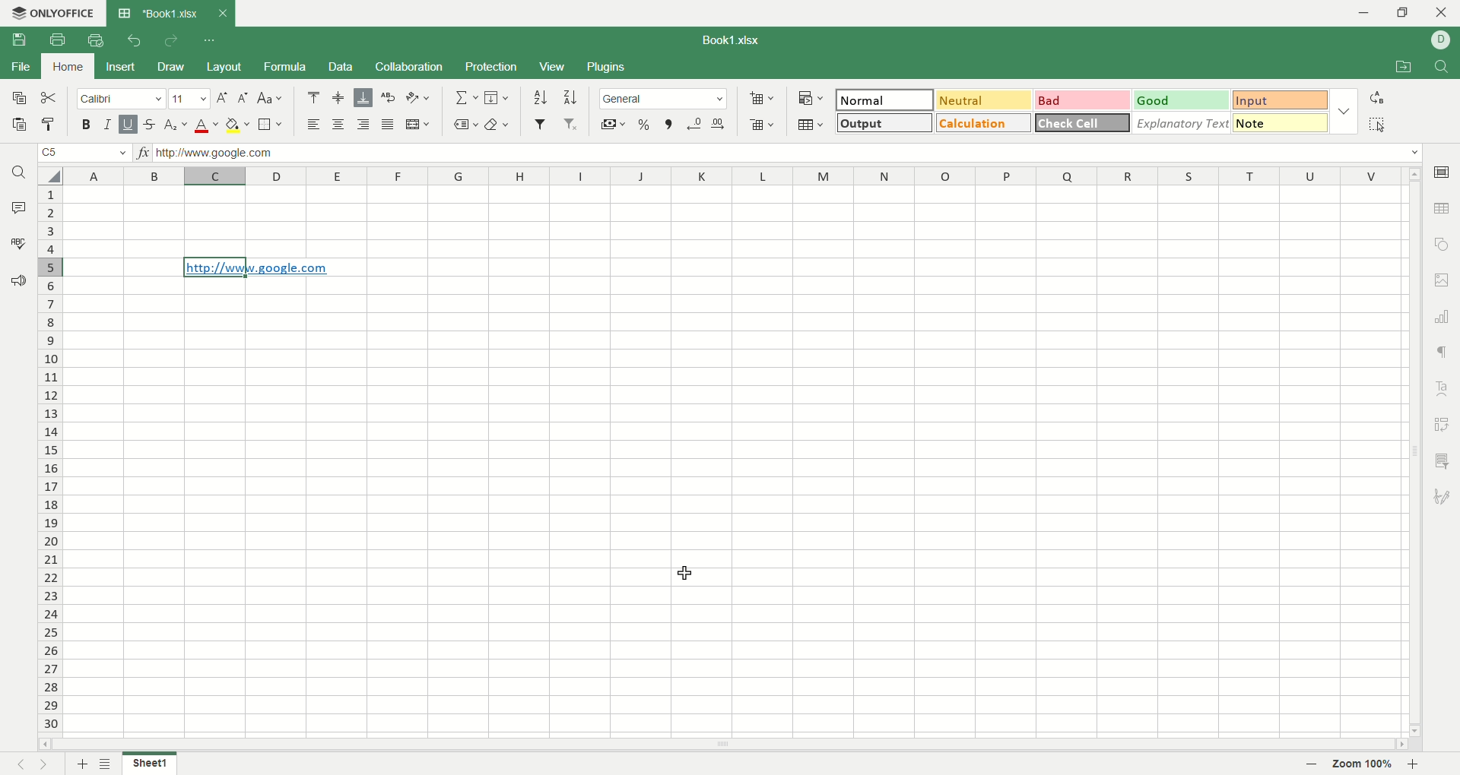 This screenshot has width=1460, height=775. Describe the element at coordinates (1081, 100) in the screenshot. I see `bad` at that location.